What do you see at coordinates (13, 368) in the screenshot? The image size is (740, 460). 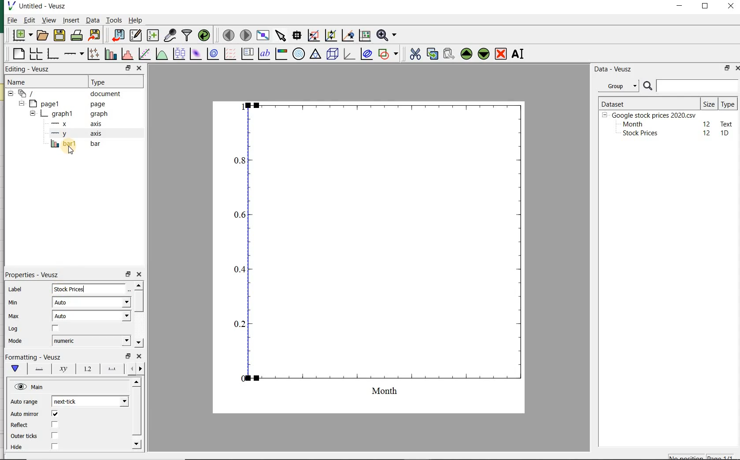 I see `main formatting` at bounding box center [13, 368].